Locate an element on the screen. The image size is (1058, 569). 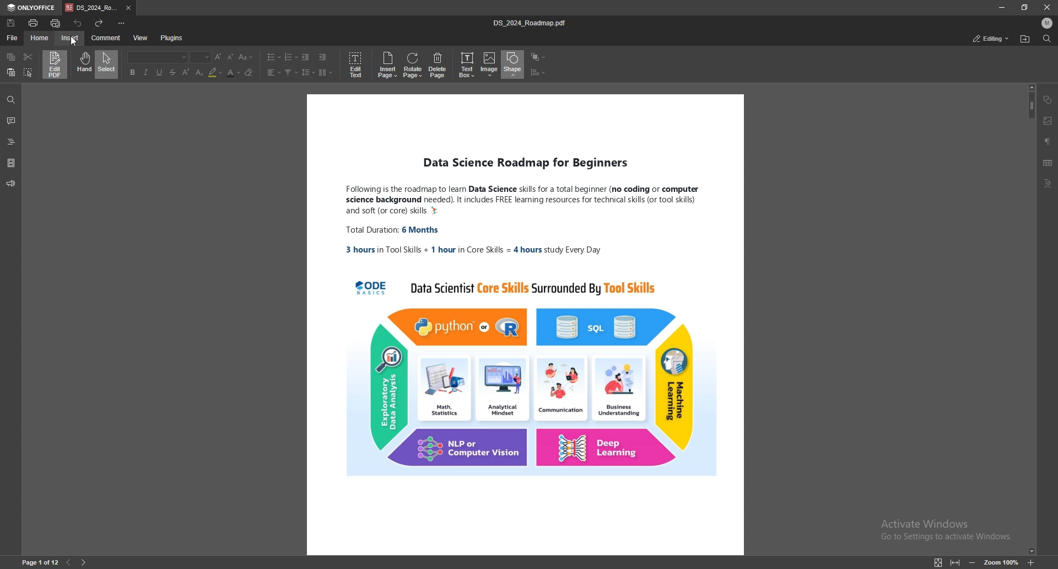
image is located at coordinates (490, 65).